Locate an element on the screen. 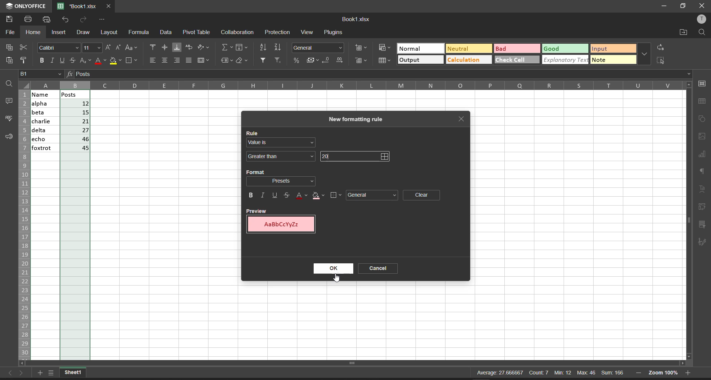 This screenshot has width=711, height=380. Normal is located at coordinates (411, 49).